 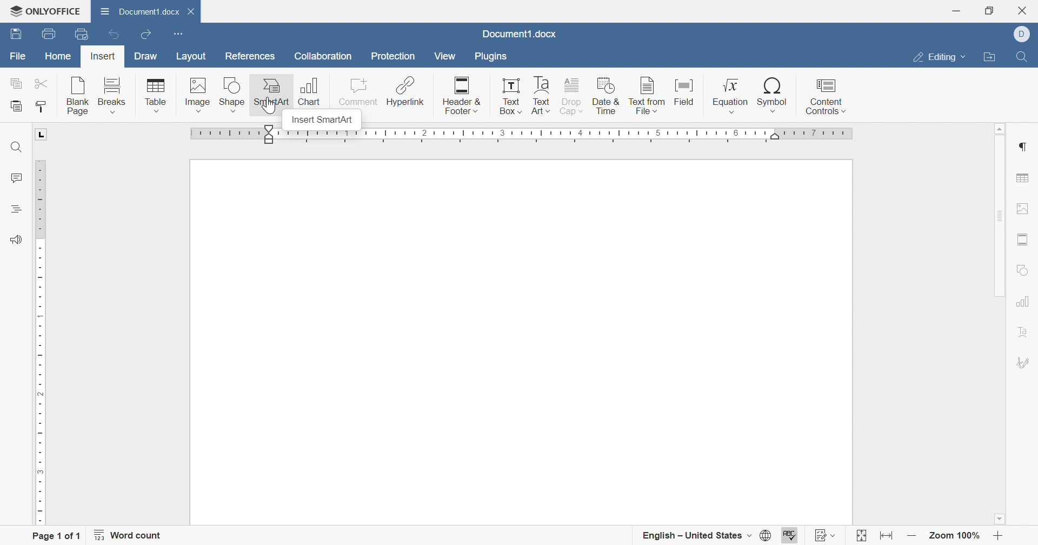 What do you see at coordinates (114, 94) in the screenshot?
I see `Breaks` at bounding box center [114, 94].